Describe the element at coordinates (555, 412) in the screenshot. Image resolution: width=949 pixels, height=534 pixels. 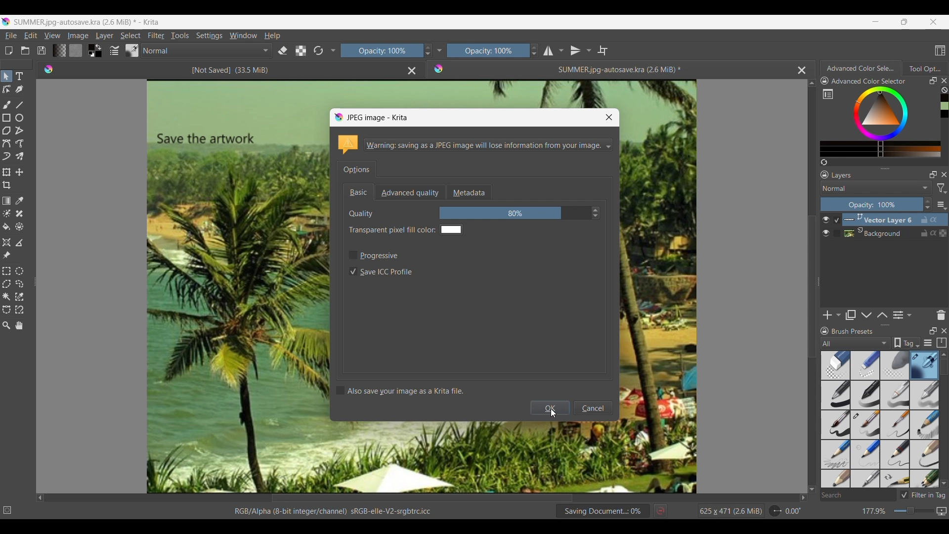
I see `cursor` at that location.